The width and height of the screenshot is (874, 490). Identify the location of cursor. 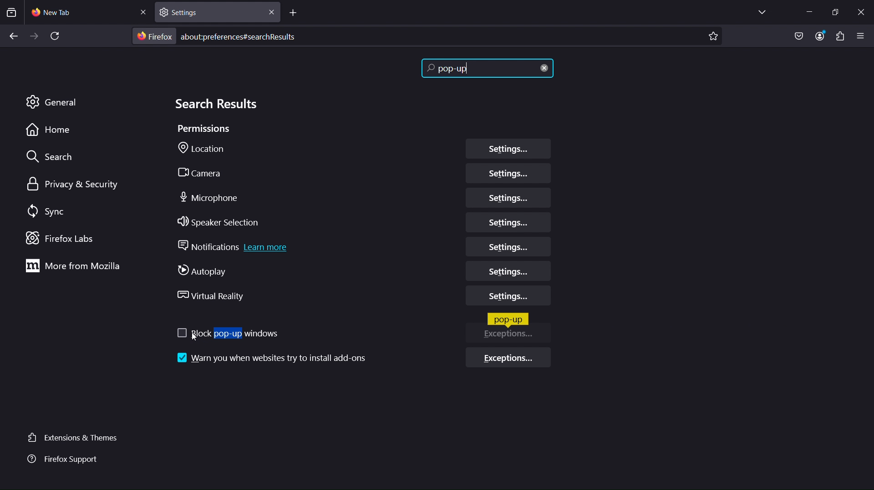
(194, 340).